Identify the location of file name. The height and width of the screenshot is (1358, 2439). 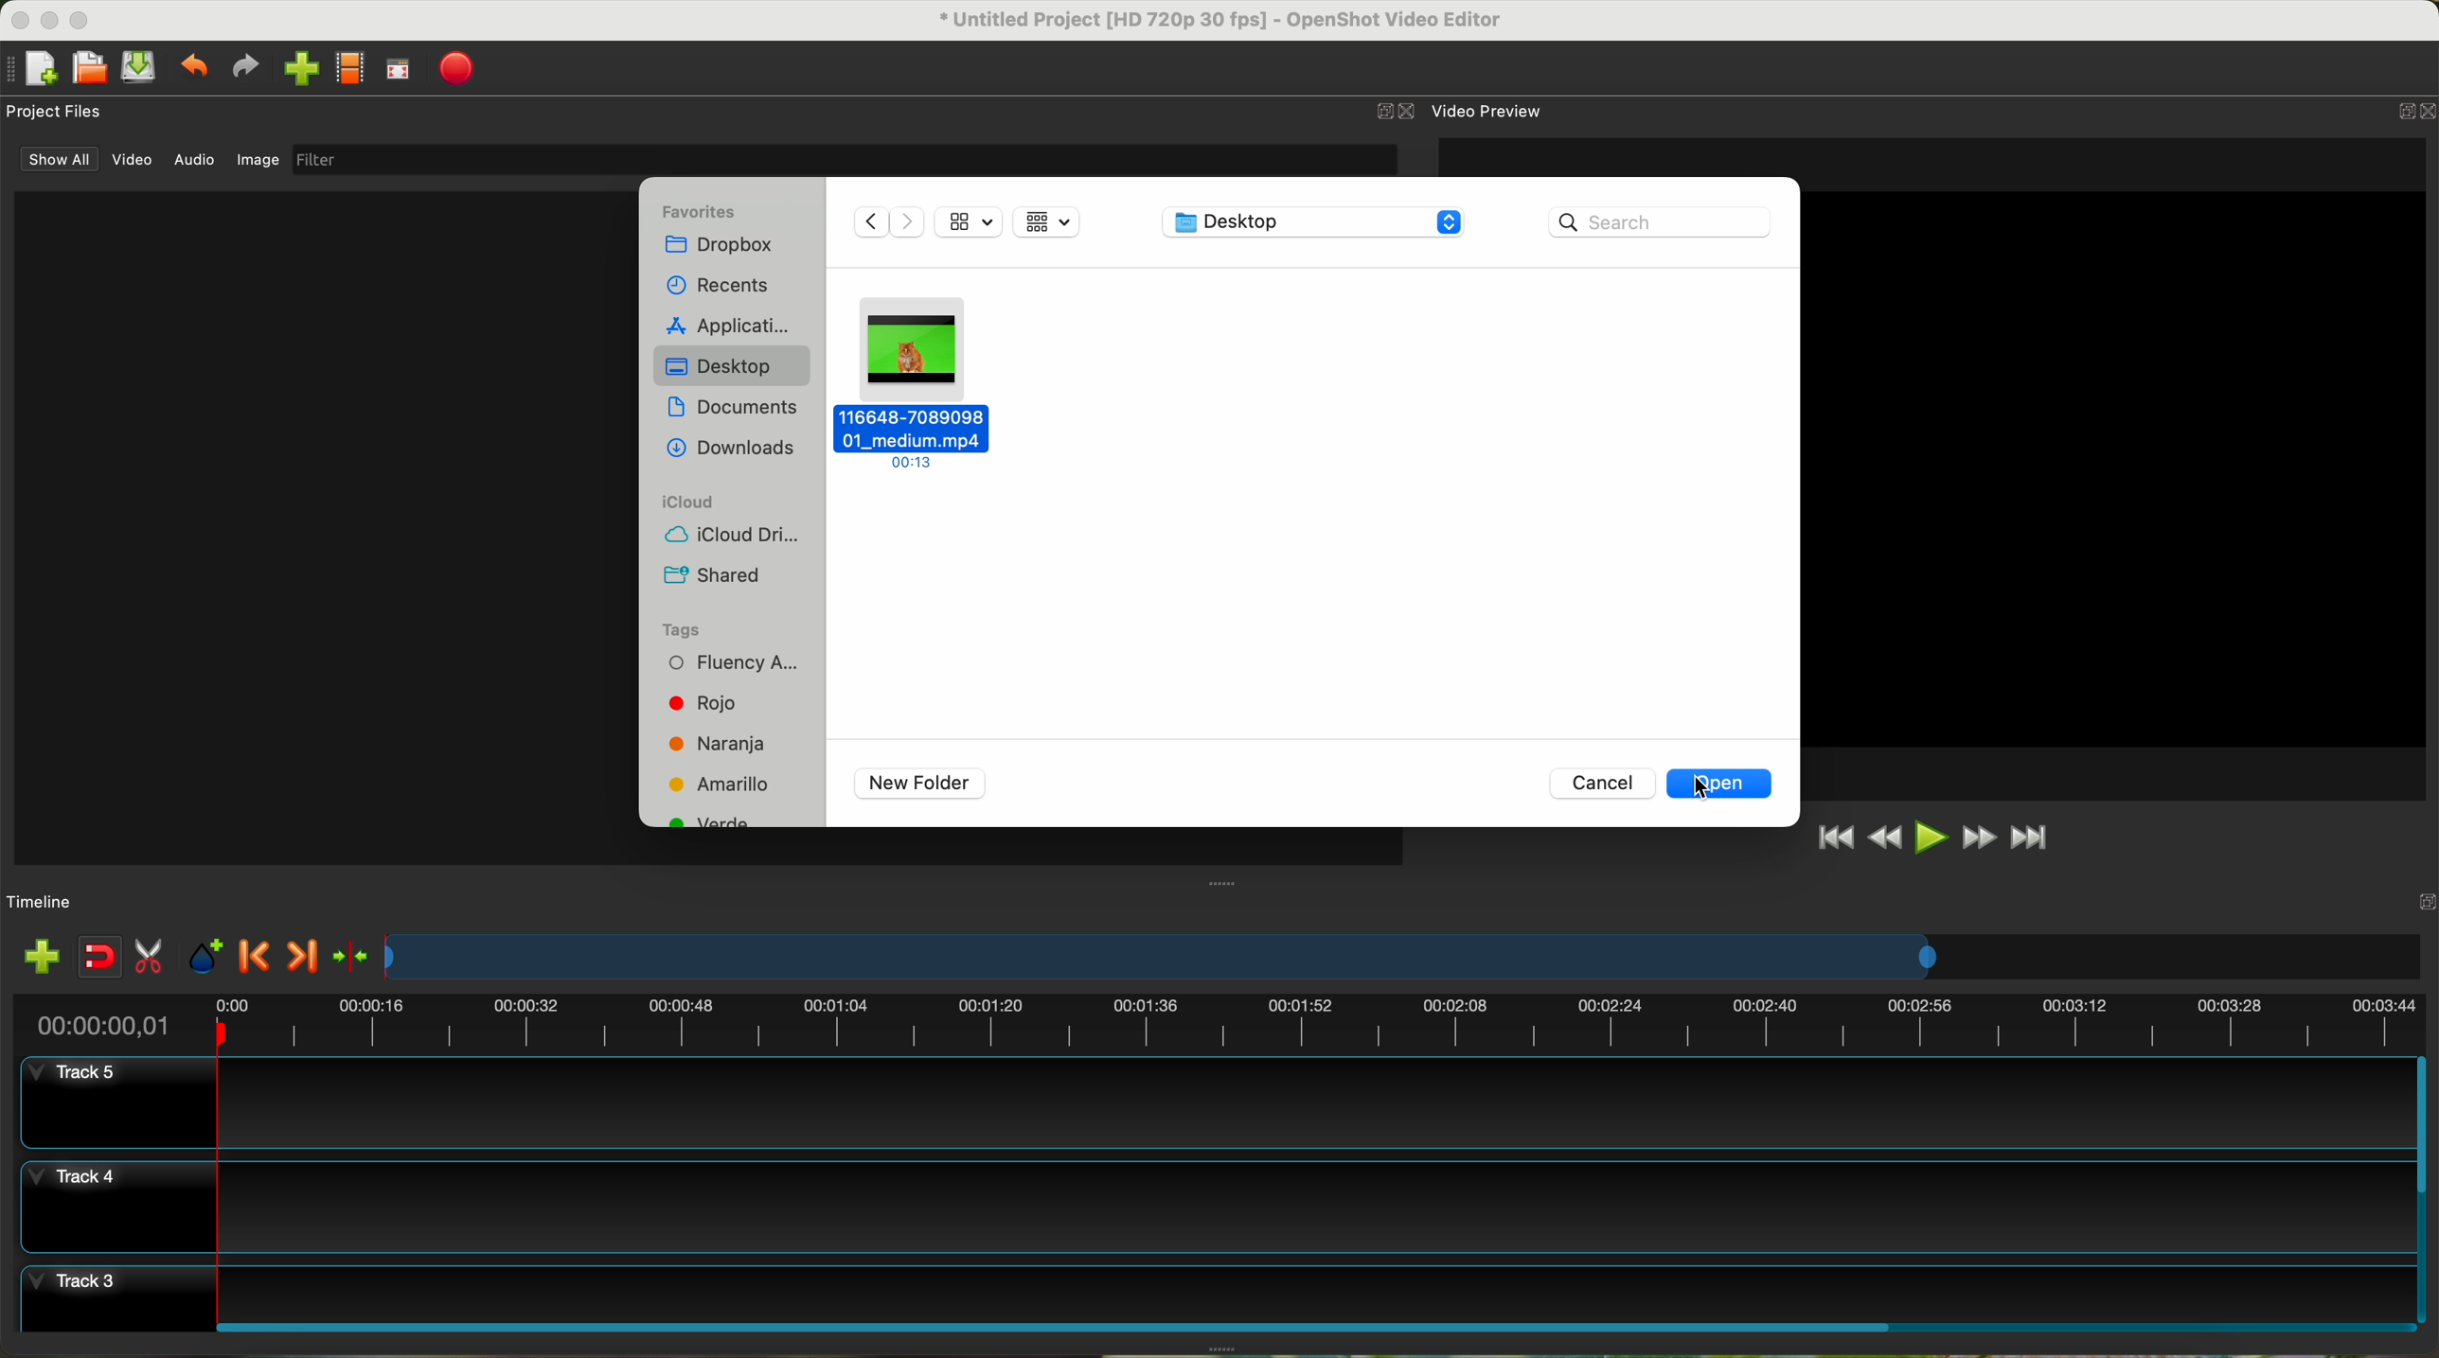
(1222, 21).